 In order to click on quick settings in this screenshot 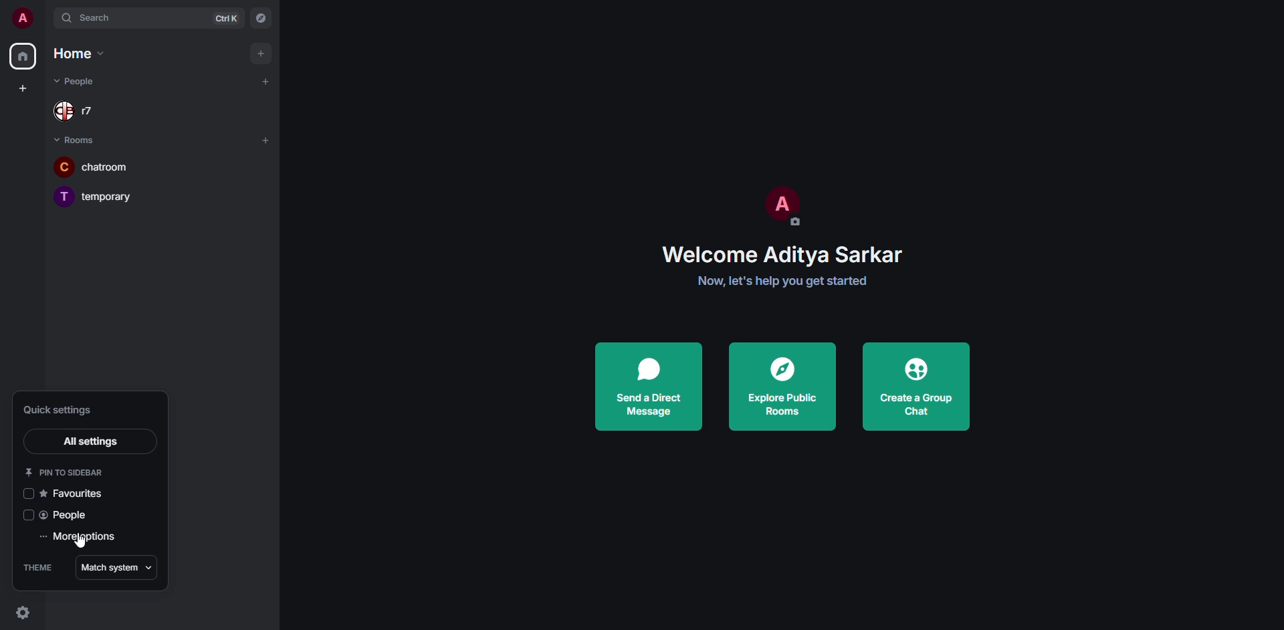, I will do `click(64, 409)`.